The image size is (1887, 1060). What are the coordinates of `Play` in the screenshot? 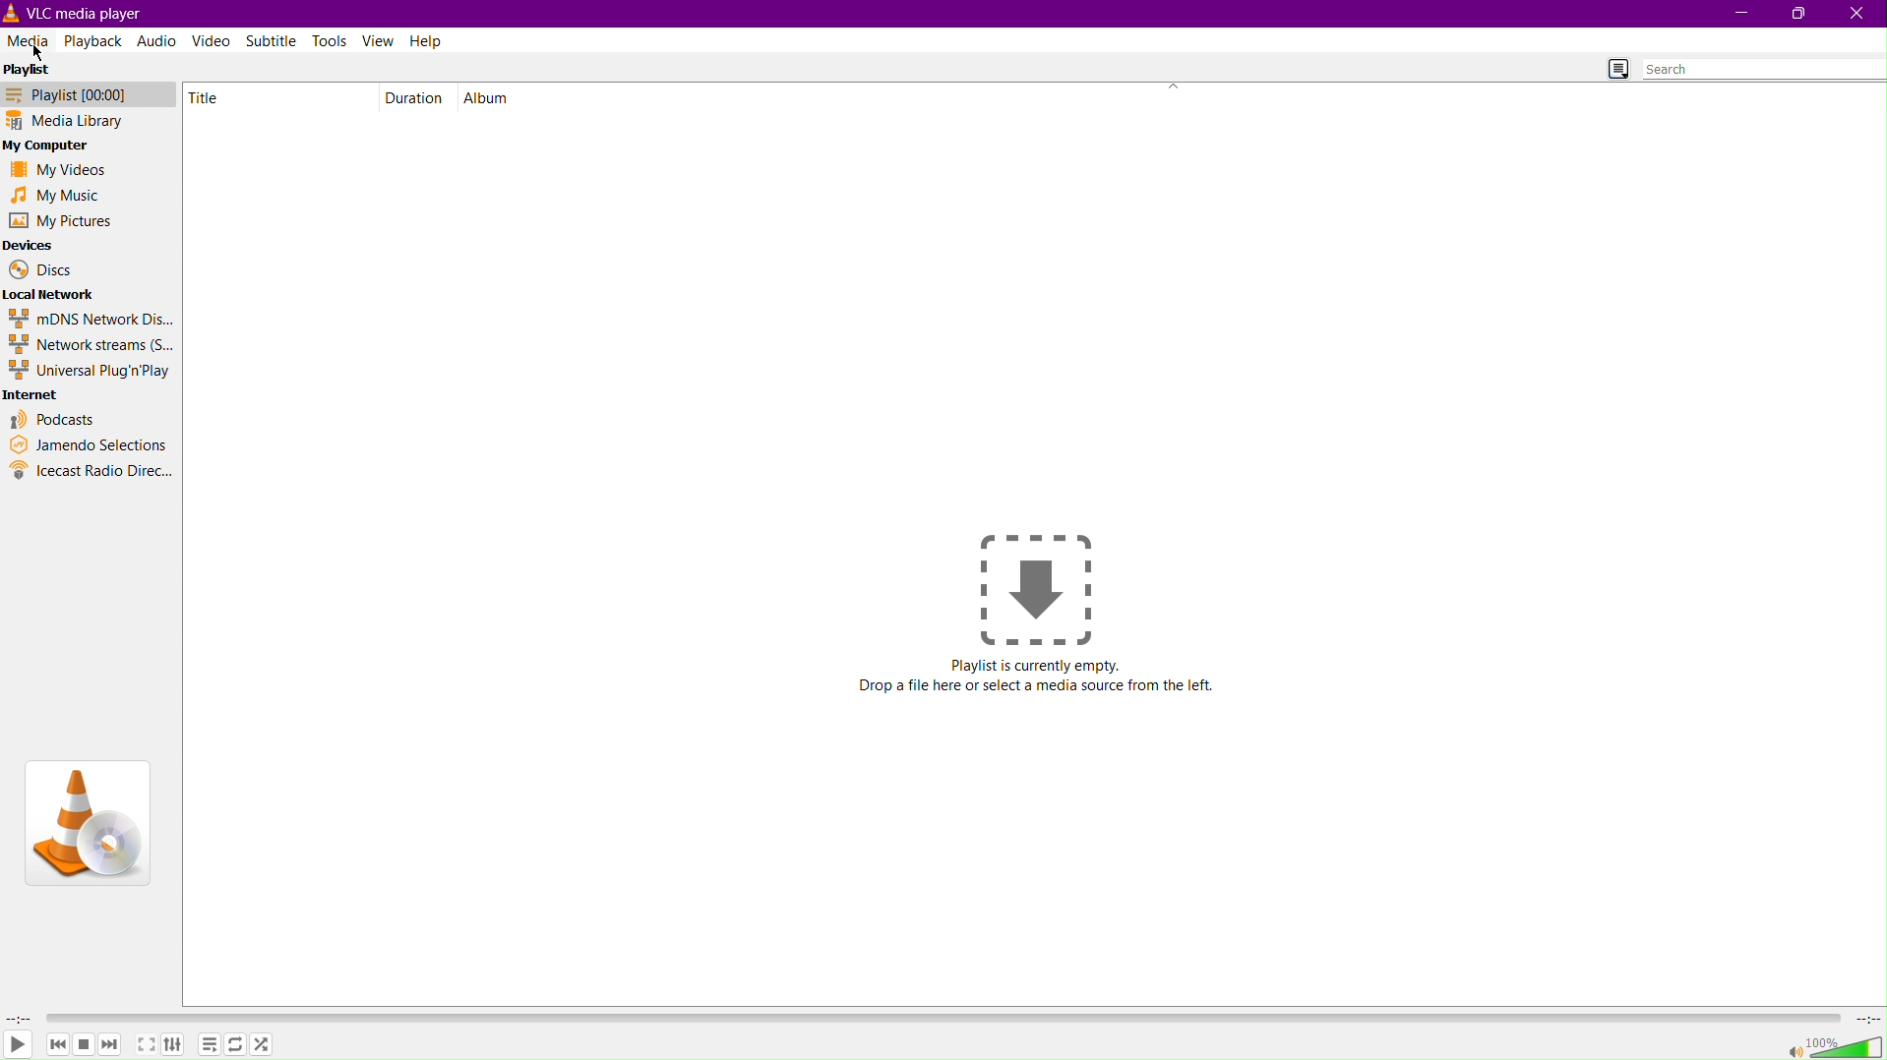 It's located at (20, 1046).